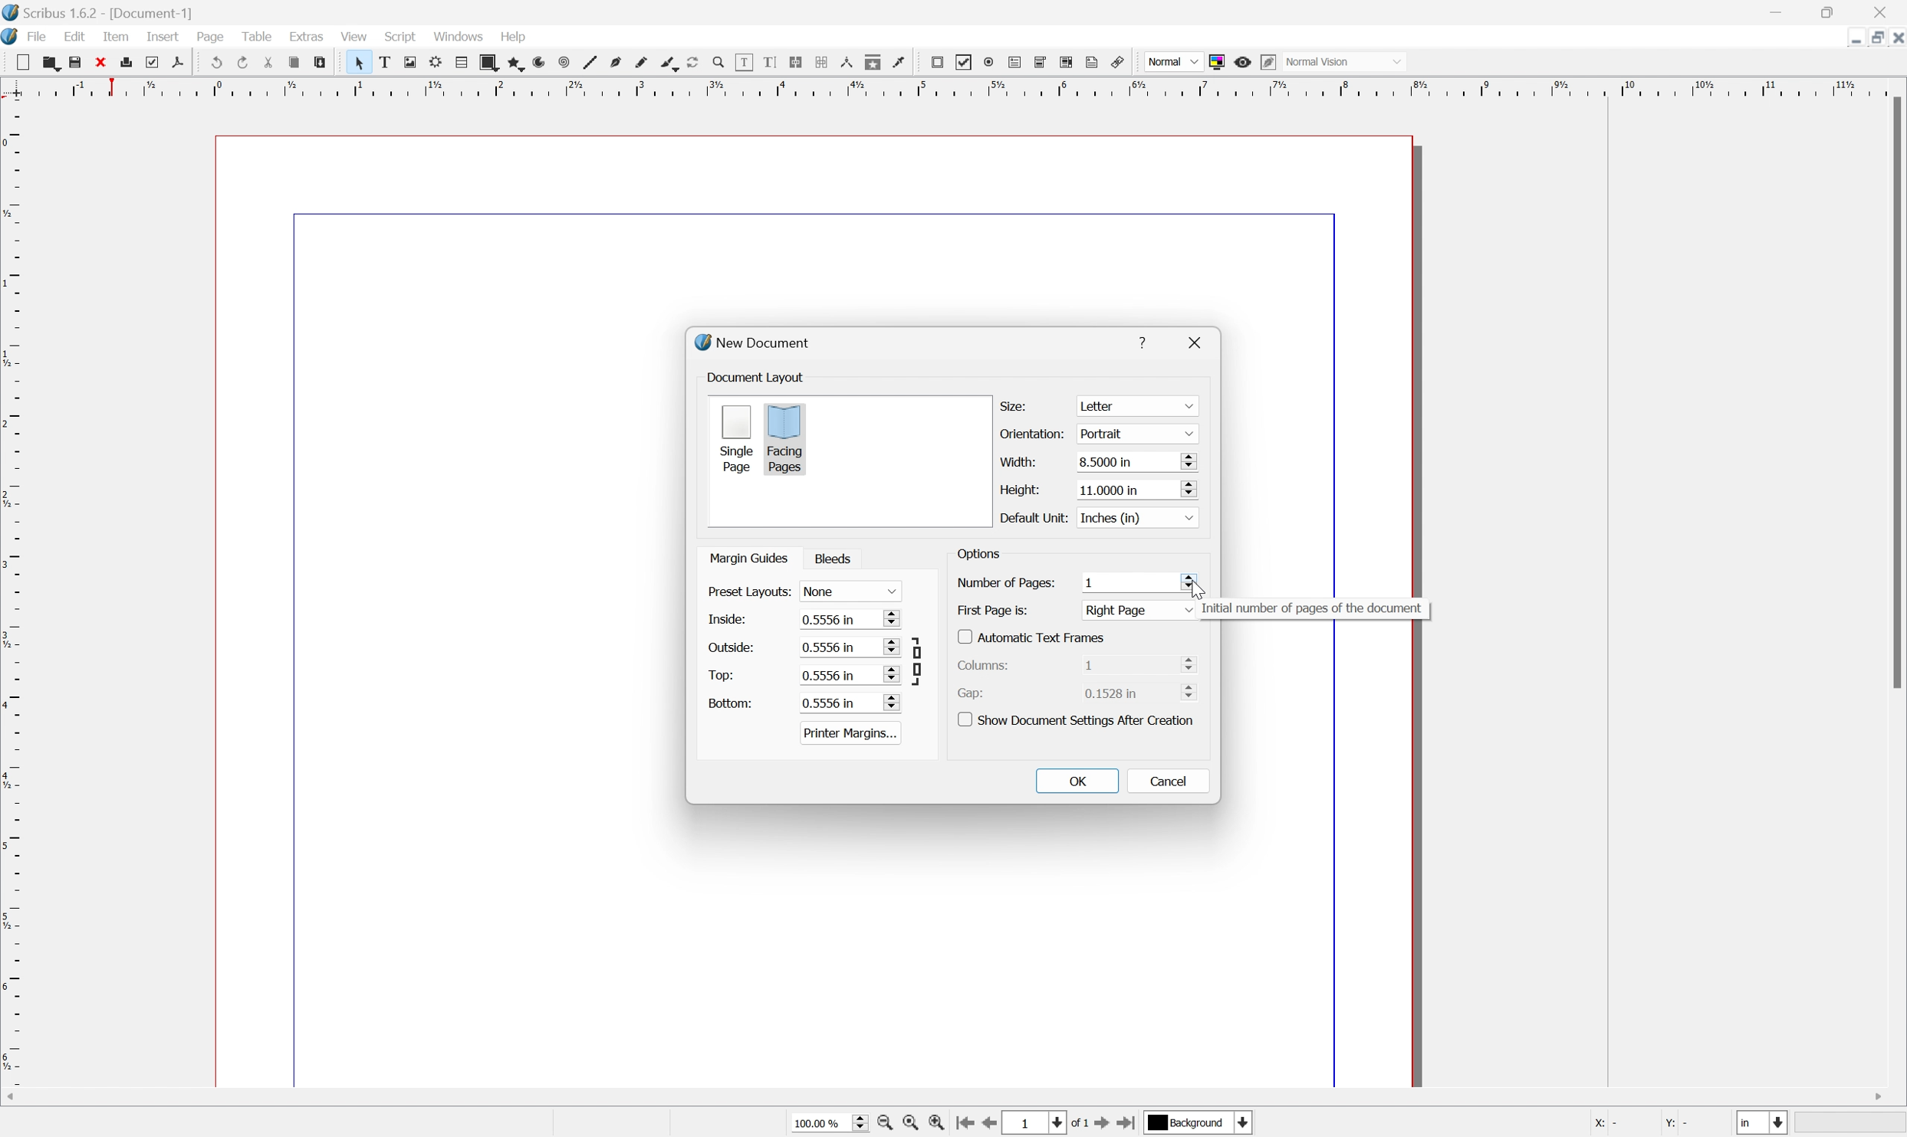 This screenshot has width=1907, height=1137. Describe the element at coordinates (162, 38) in the screenshot. I see `Insert` at that location.